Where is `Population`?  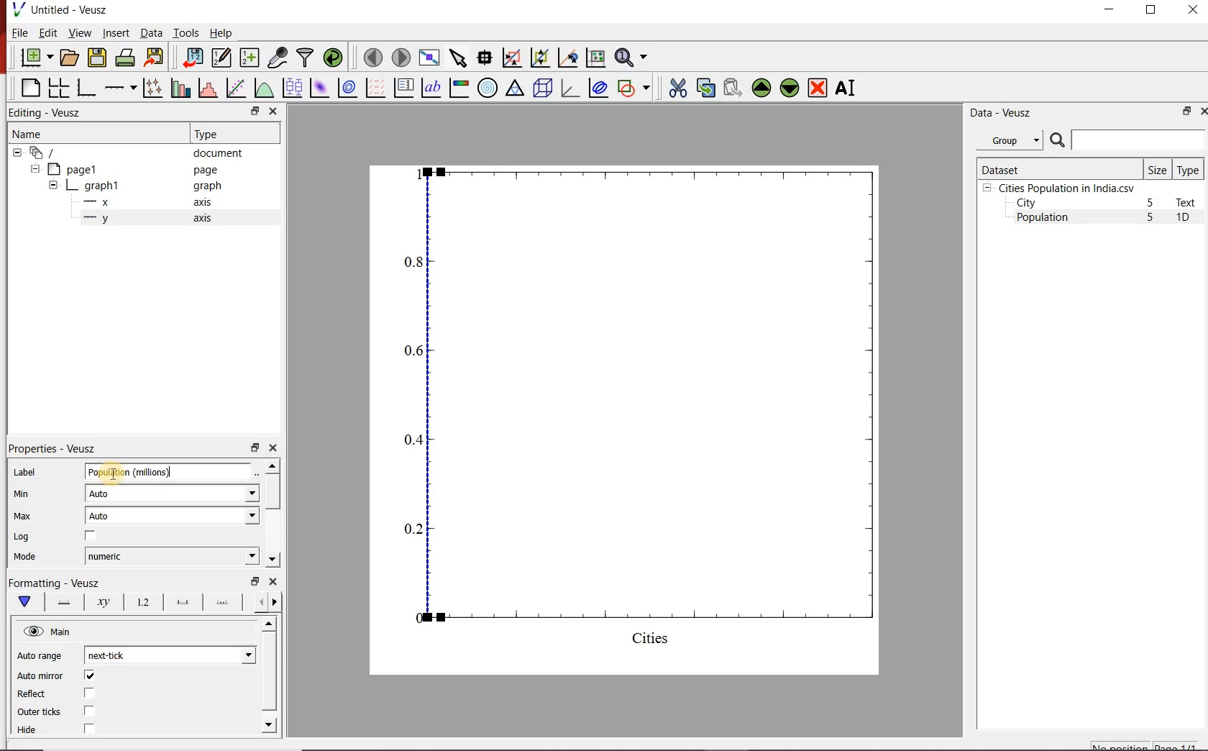
Population is located at coordinates (1043, 219).